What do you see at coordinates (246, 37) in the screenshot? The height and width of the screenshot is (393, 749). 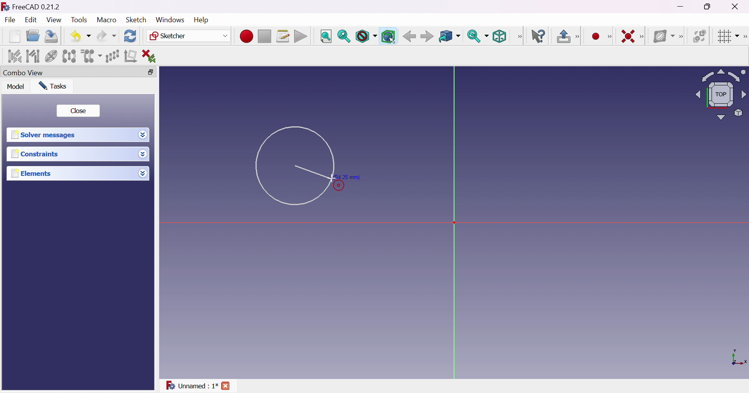 I see `Macro recording...` at bounding box center [246, 37].